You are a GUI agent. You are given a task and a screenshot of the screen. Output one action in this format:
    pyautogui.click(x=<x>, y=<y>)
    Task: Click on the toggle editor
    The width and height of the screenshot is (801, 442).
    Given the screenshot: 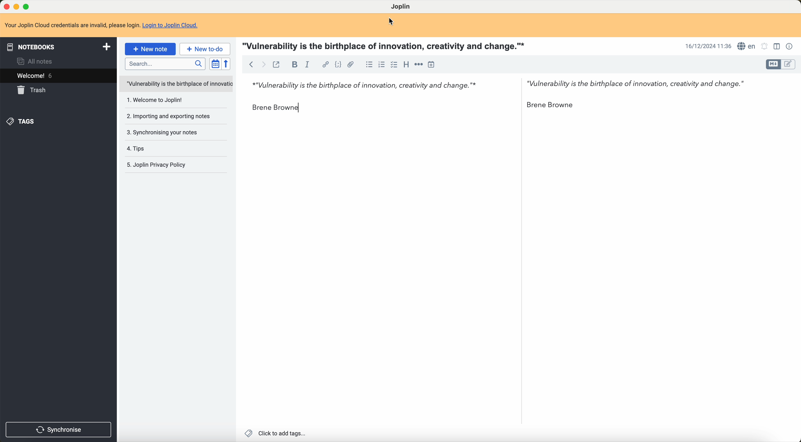 What is the action you would take?
    pyautogui.click(x=789, y=65)
    